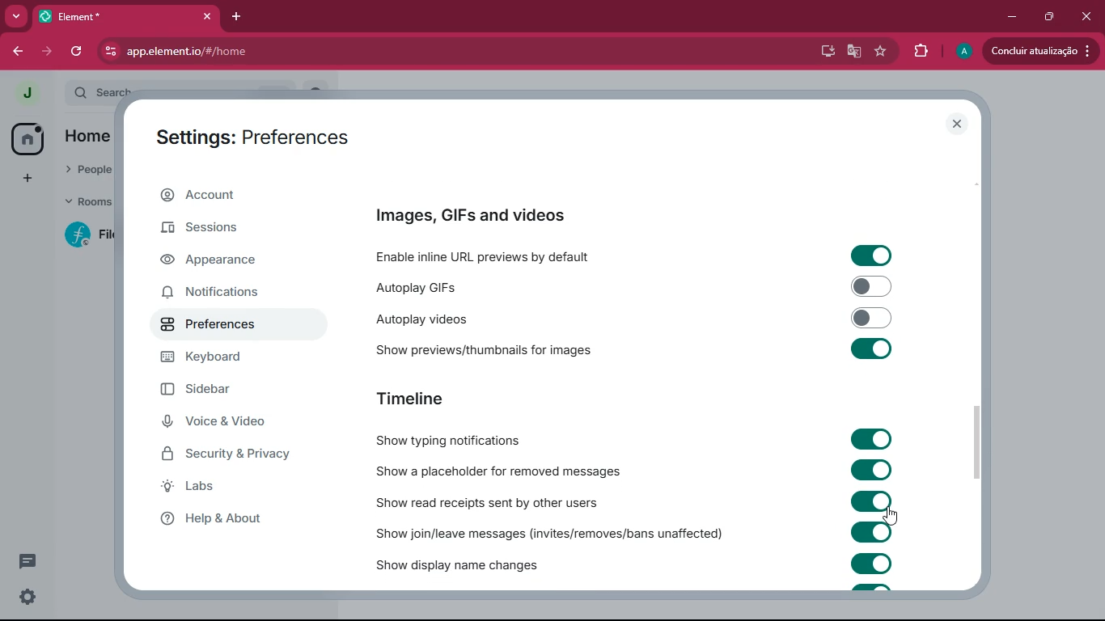  I want to click on back, so click(19, 52).